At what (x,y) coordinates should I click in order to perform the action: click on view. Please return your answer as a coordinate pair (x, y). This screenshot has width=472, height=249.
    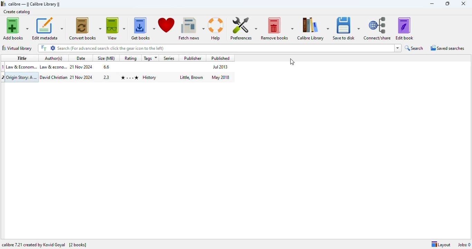
    Looking at the image, I should click on (116, 28).